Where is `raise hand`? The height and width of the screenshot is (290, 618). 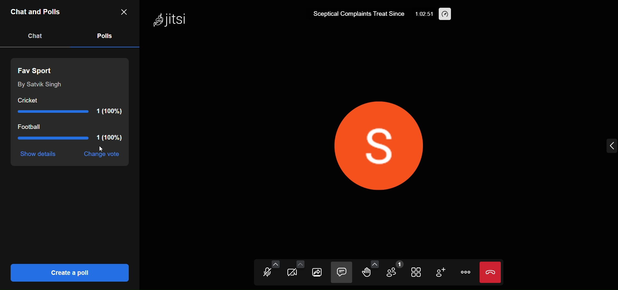
raise hand is located at coordinates (365, 274).